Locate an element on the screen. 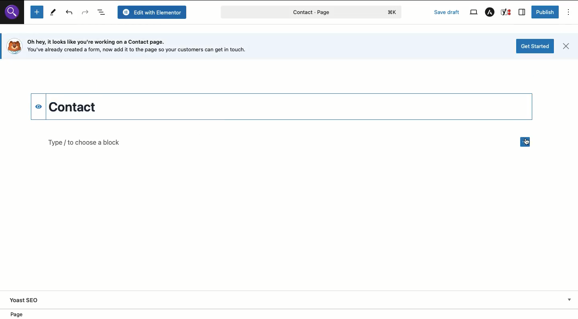 This screenshot has width=578, height=319. Oh hey, it looks like you're working on a Contact page.
[o} You've already created a form, now add it to the page so your customers can get in touch. is located at coordinates (144, 47).